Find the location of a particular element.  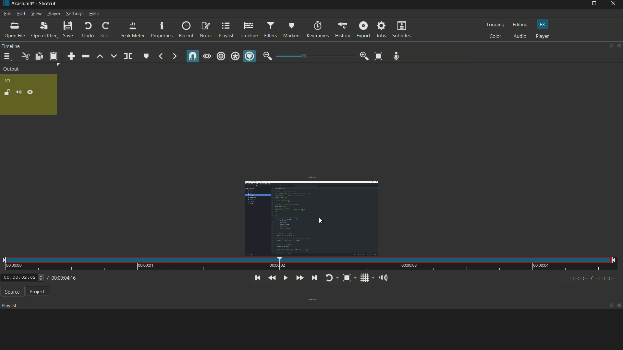

imported video is located at coordinates (313, 217).